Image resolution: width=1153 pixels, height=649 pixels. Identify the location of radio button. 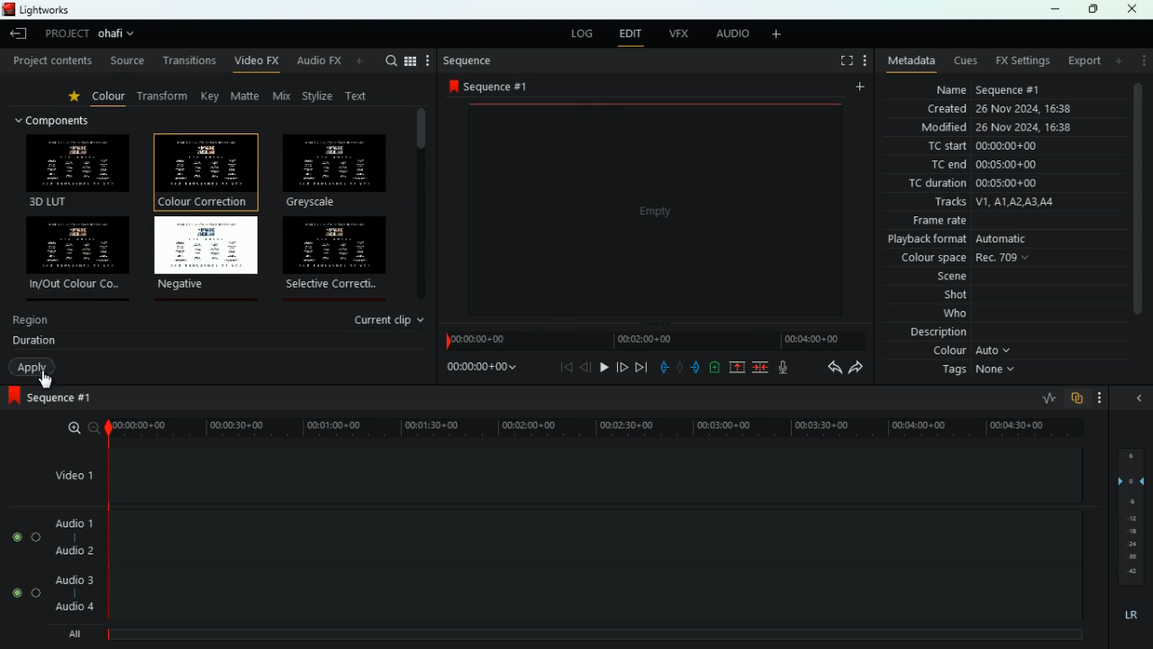
(24, 565).